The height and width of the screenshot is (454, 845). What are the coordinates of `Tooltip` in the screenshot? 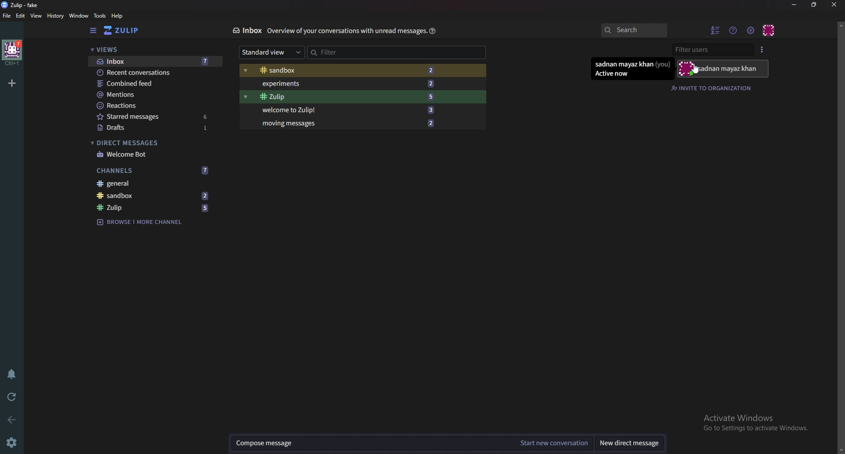 It's located at (632, 69).